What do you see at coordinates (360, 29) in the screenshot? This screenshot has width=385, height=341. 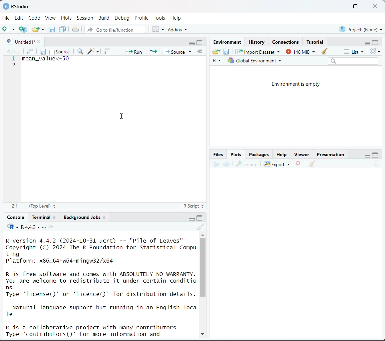 I see `Project:(None)` at bounding box center [360, 29].